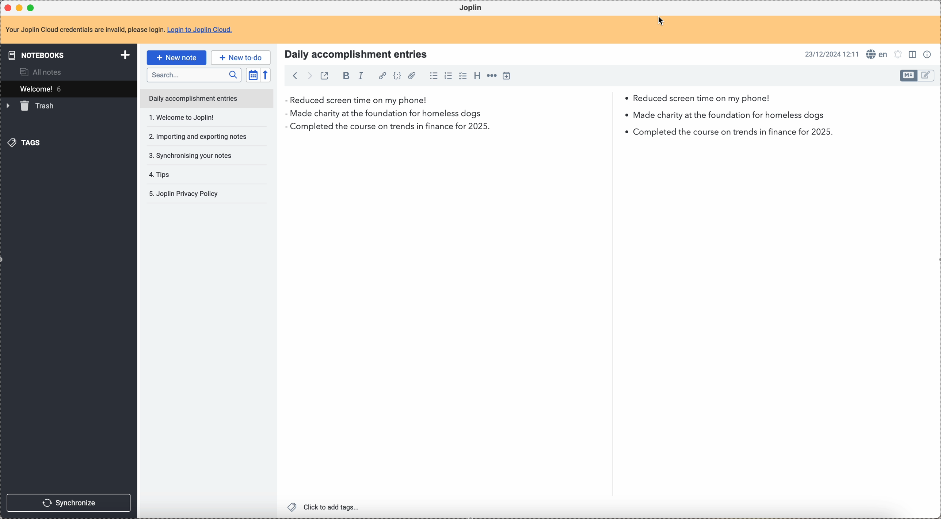 The width and height of the screenshot is (941, 519). I want to click on Joplin, so click(472, 8).